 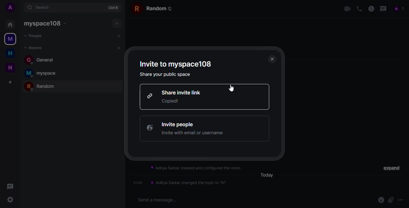 What do you see at coordinates (193, 168) in the screenshot?
I see `‘A Aditya Sarkar created and configured the room.` at bounding box center [193, 168].